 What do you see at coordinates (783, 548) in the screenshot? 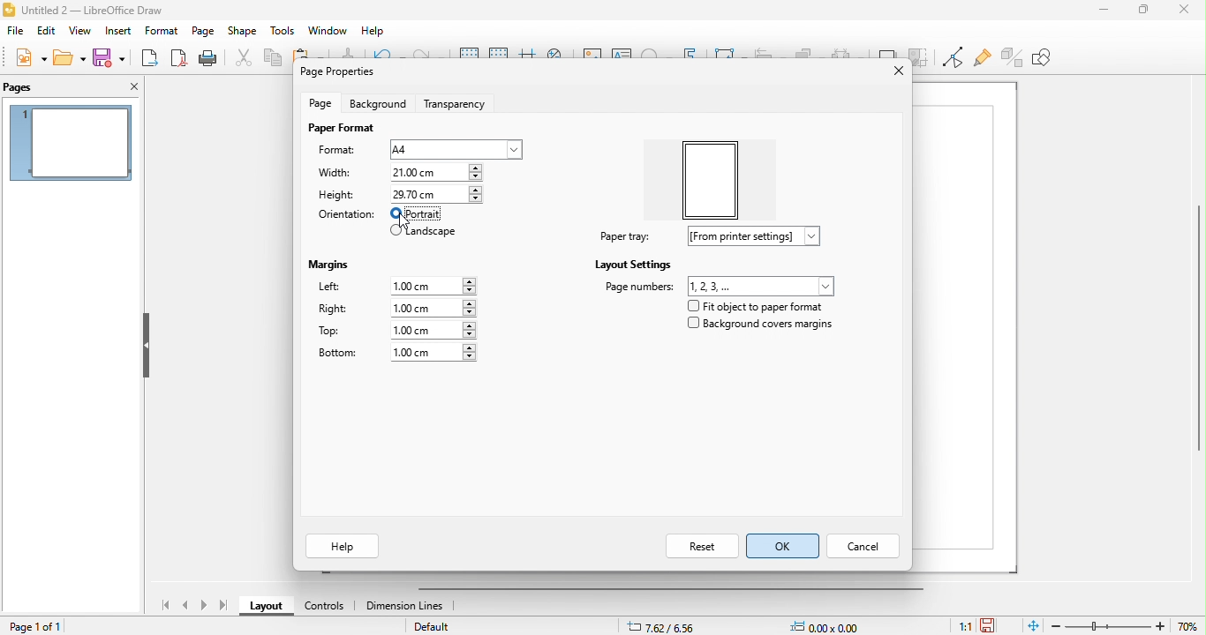
I see `ok` at bounding box center [783, 548].